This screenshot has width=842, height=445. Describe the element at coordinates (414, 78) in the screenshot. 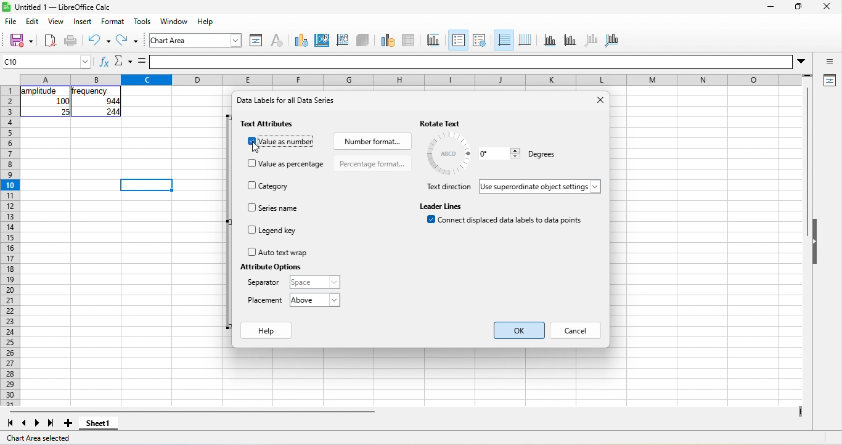

I see `column headings` at that location.